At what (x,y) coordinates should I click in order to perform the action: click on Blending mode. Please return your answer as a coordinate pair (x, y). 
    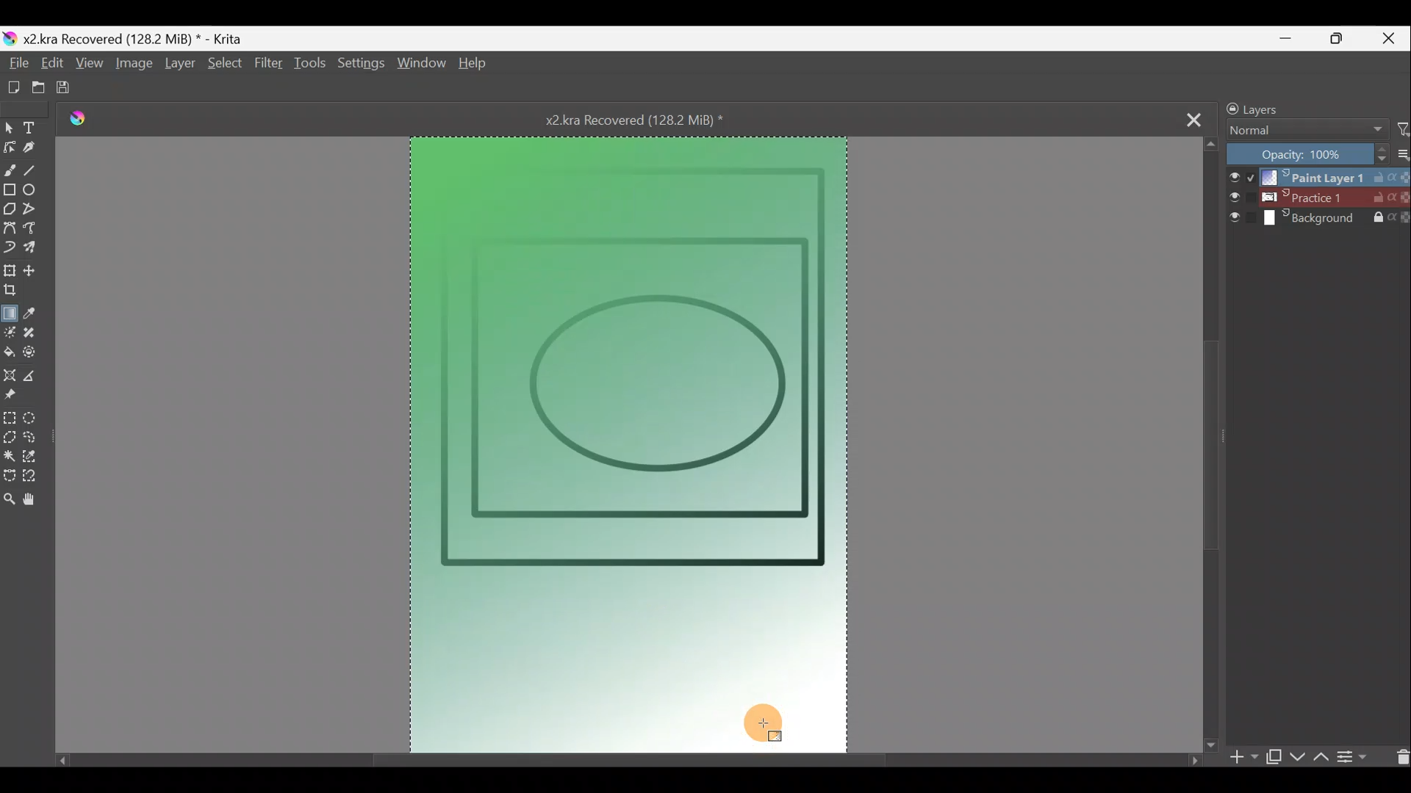
    Looking at the image, I should click on (1302, 131).